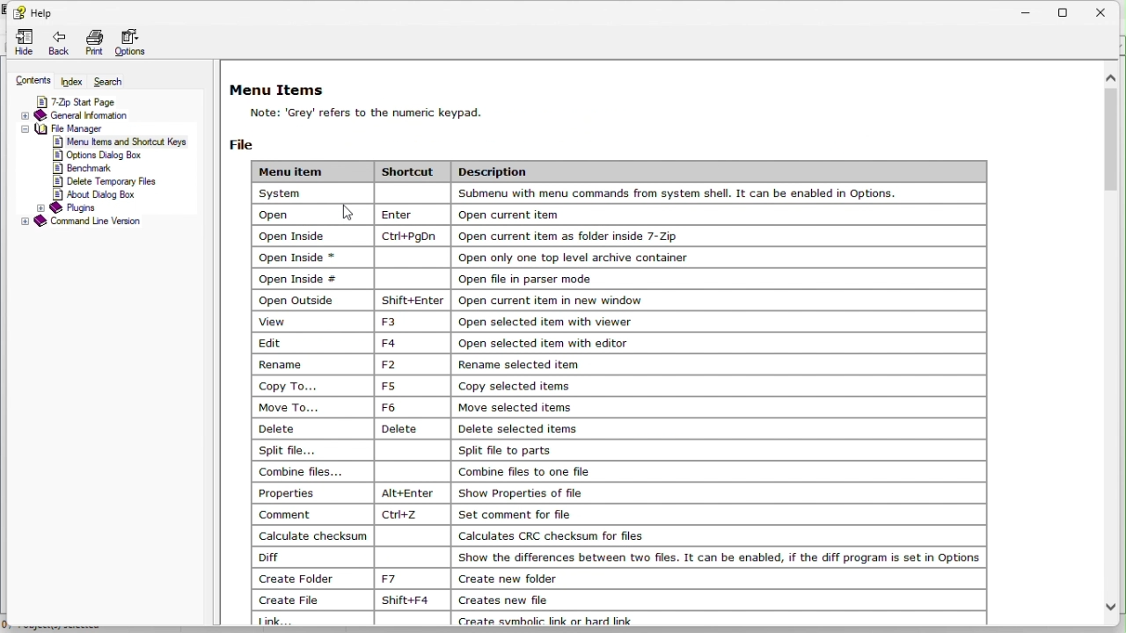 The image size is (1126, 633). I want to click on options dialog box, so click(105, 156).